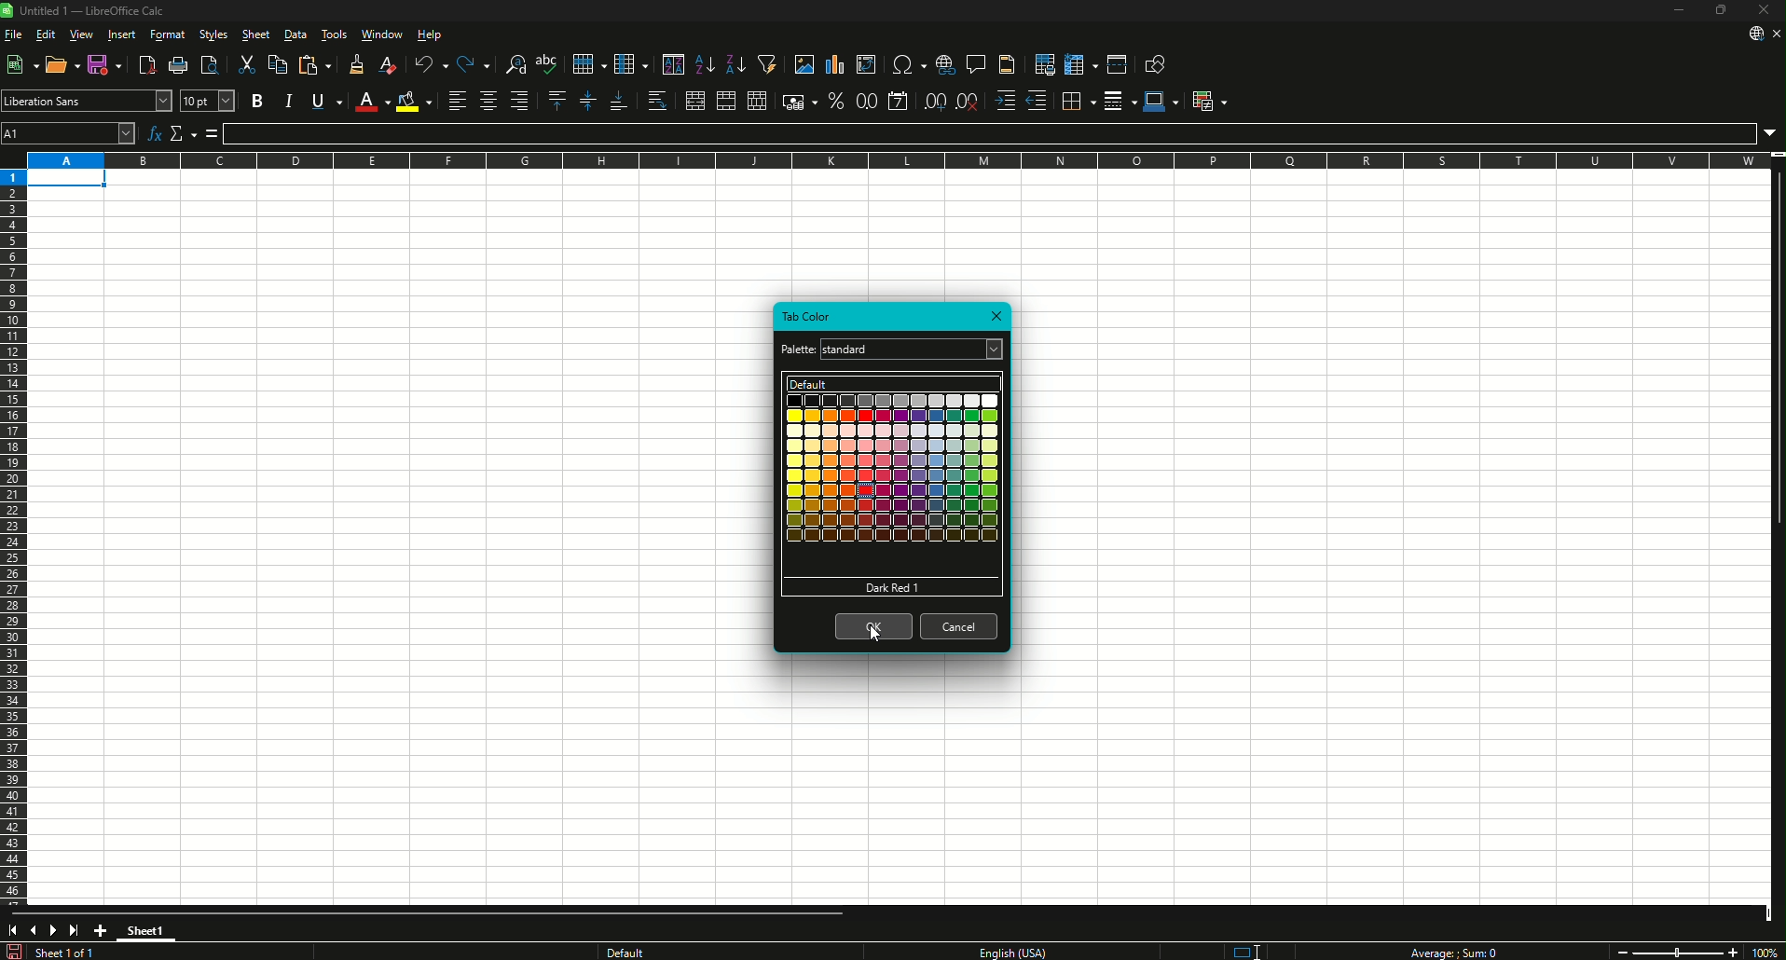 The image size is (1786, 960). What do you see at coordinates (1764, 9) in the screenshot?
I see `Close` at bounding box center [1764, 9].